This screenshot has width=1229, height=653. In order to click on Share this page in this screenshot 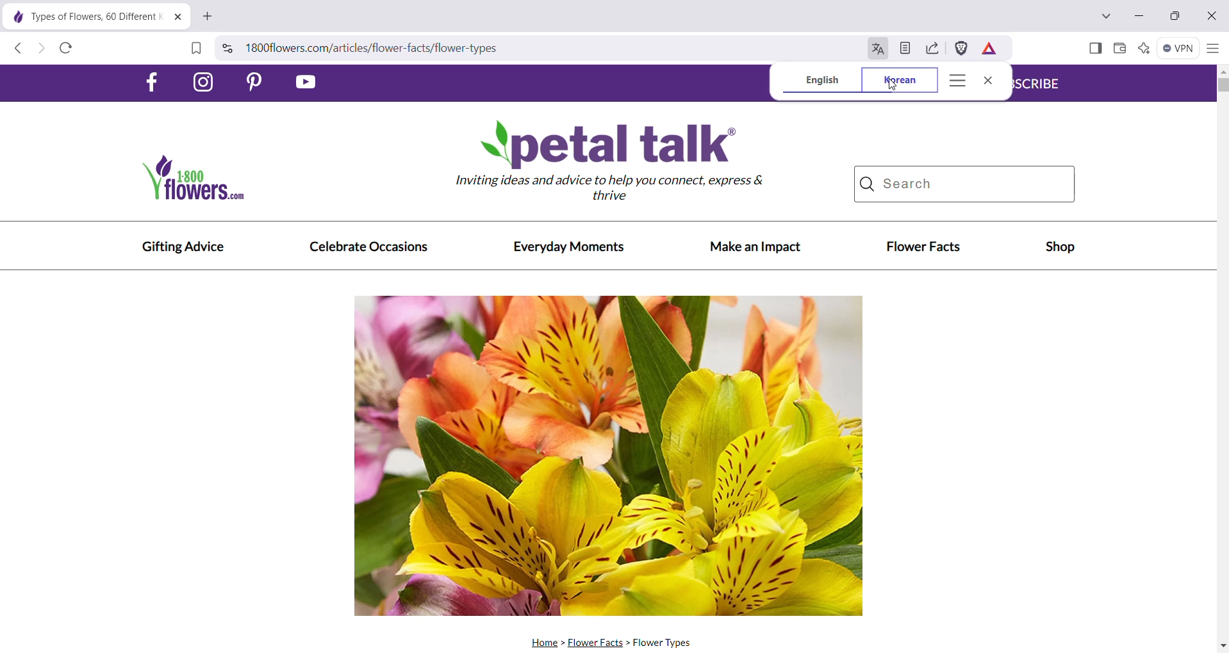, I will do `click(930, 49)`.